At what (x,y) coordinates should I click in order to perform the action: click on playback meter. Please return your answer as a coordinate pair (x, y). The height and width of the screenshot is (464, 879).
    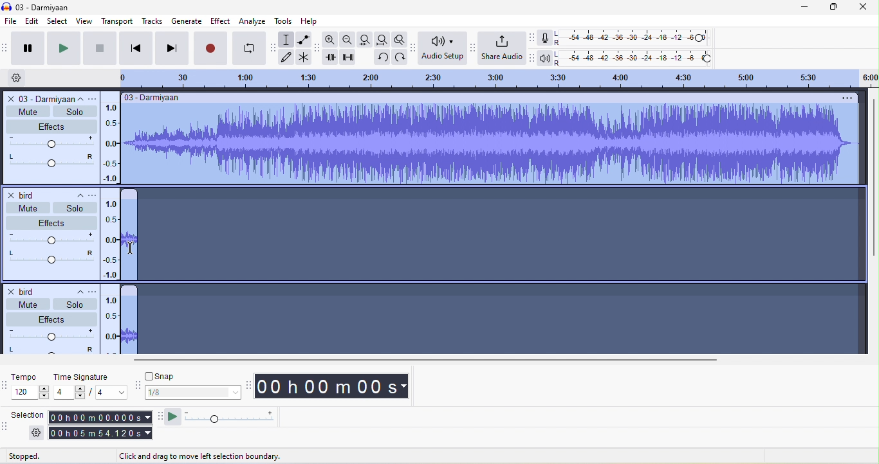
    Looking at the image, I should click on (549, 58).